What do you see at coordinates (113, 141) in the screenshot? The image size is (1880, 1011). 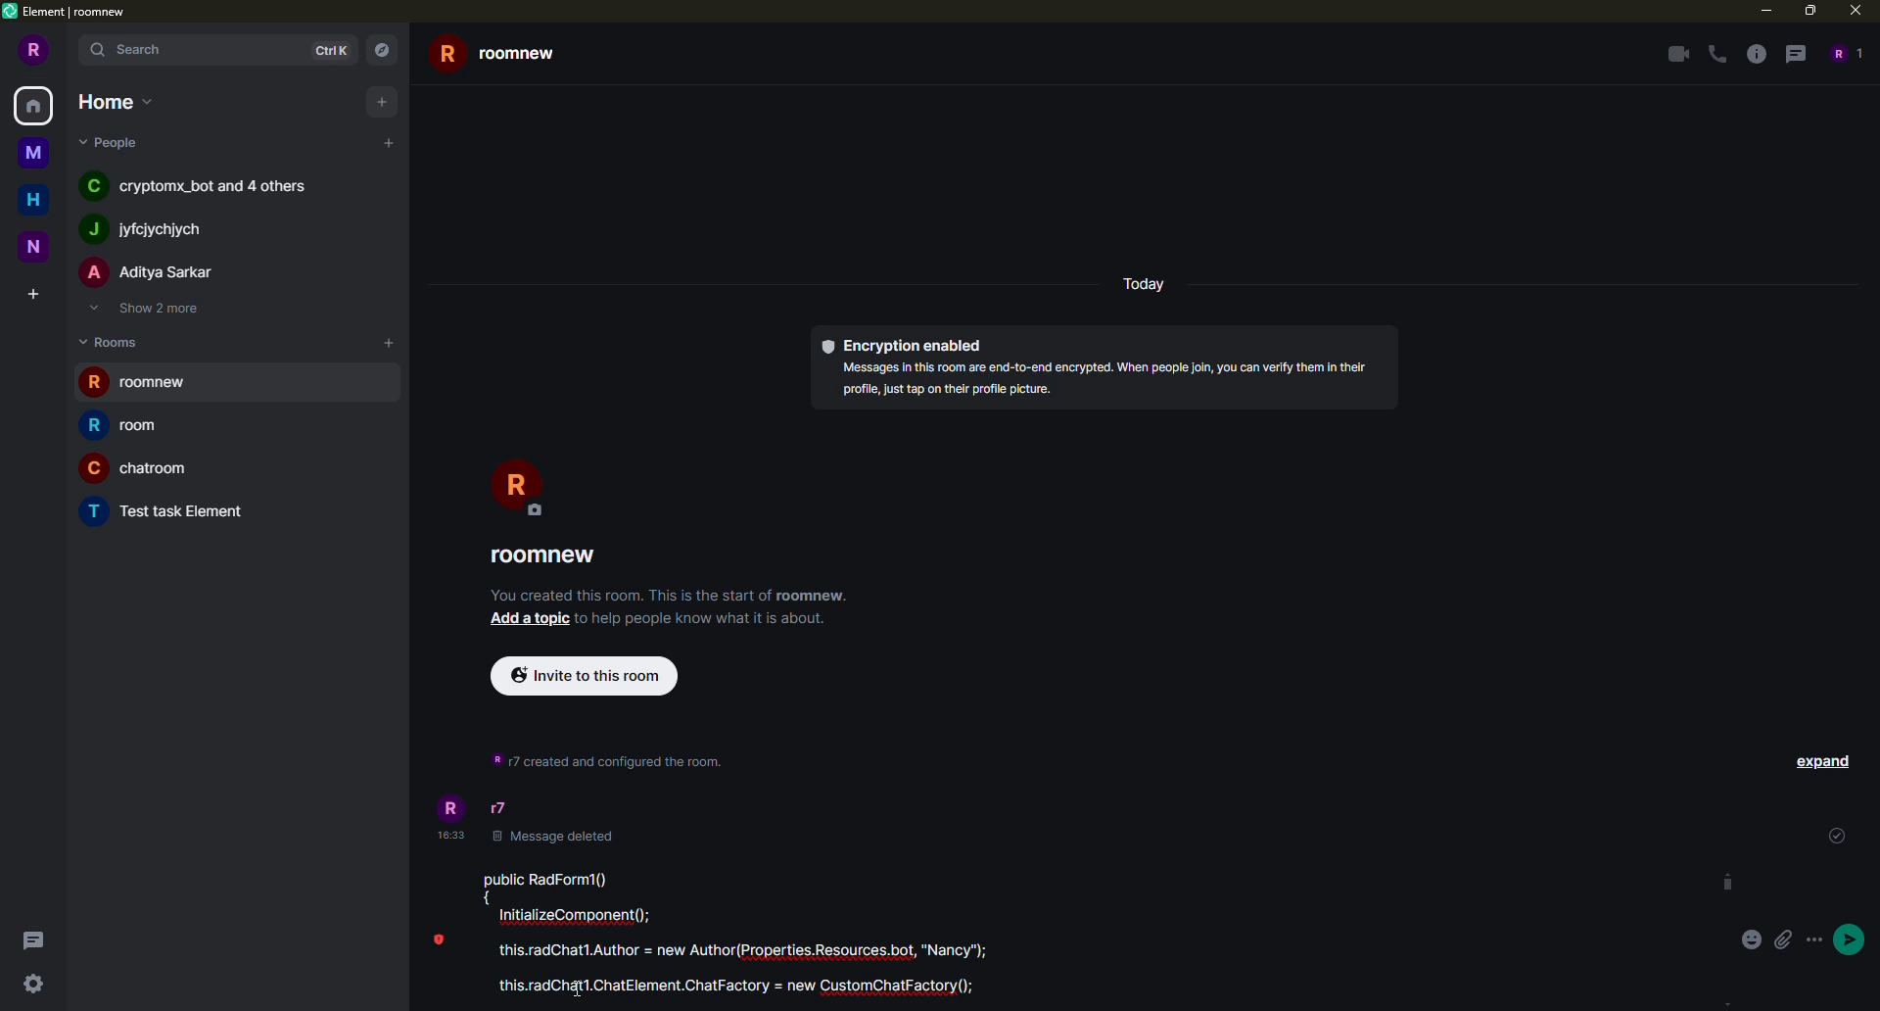 I see `people` at bounding box center [113, 141].